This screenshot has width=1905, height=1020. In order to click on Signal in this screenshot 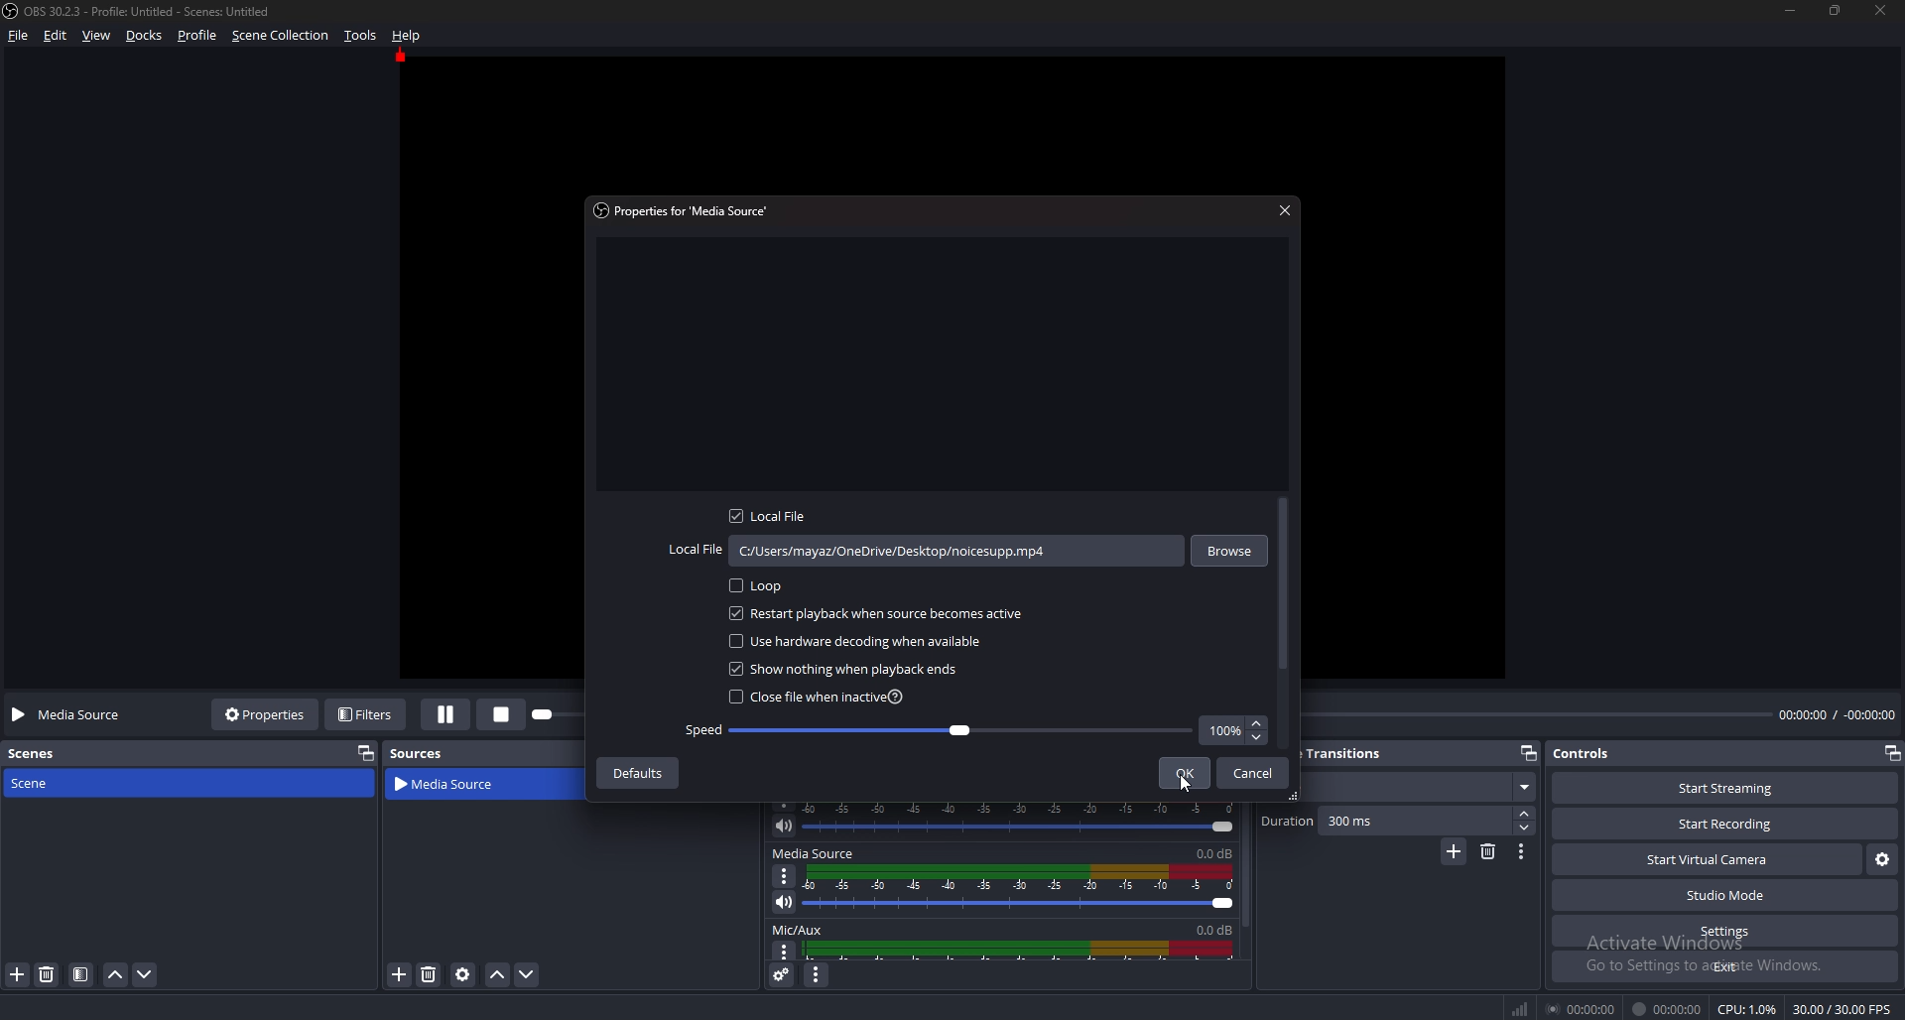, I will do `click(1520, 1009)`.